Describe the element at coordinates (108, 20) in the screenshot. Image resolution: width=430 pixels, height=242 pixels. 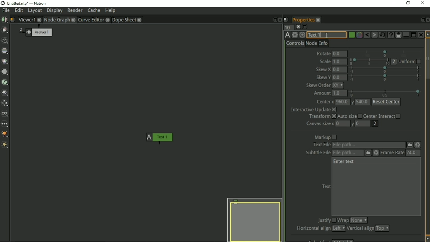
I see `close` at that location.